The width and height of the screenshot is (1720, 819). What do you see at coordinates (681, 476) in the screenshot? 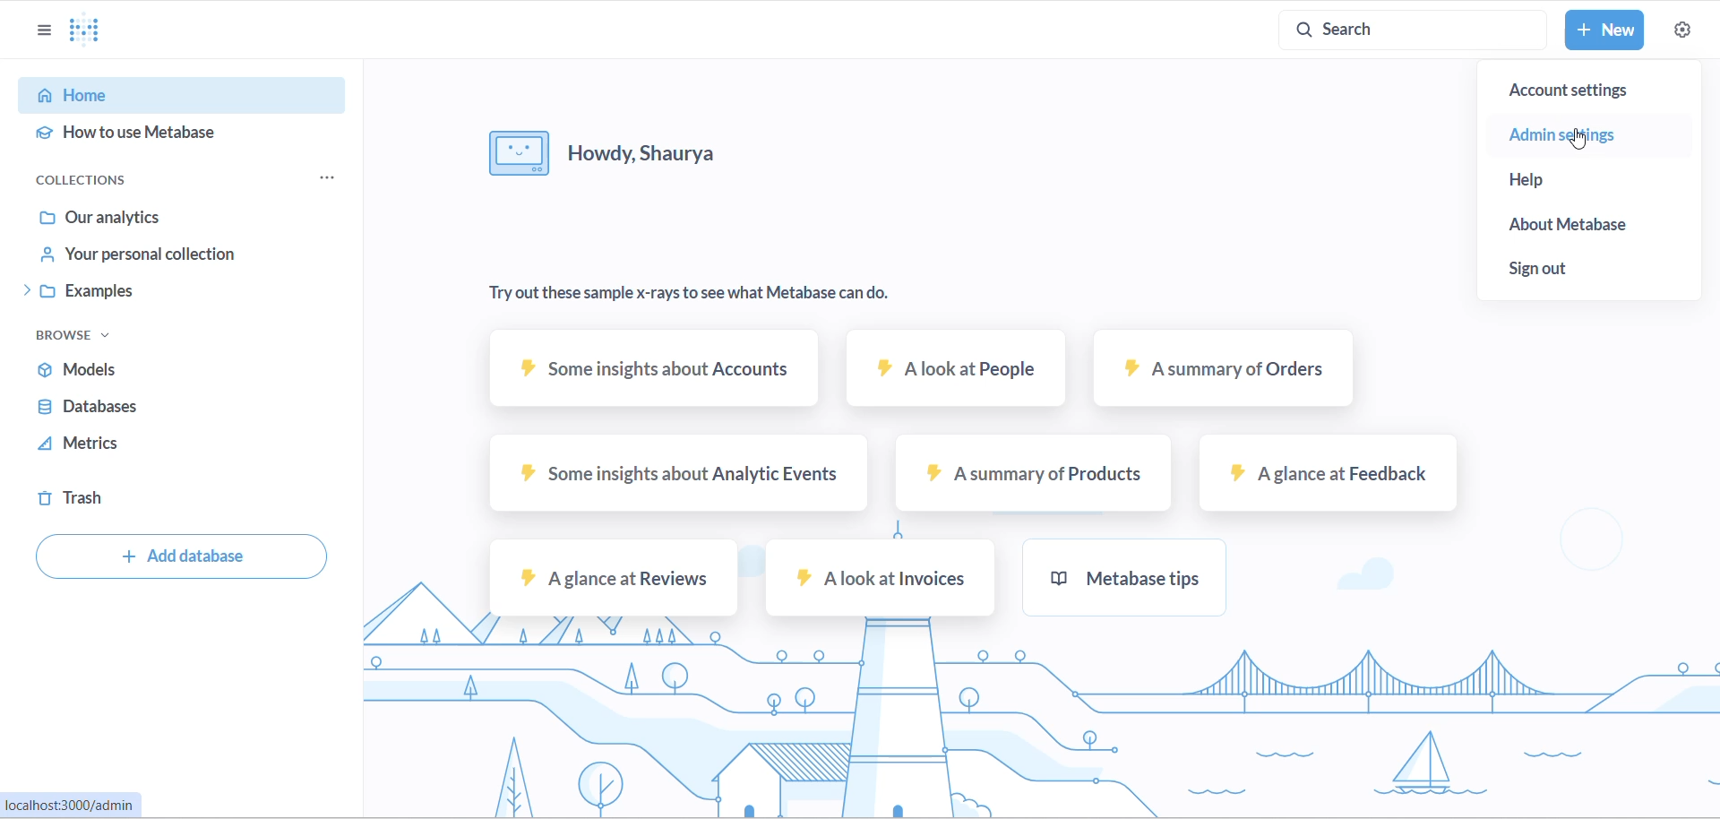
I see `some insights about analytic events sample` at bounding box center [681, 476].